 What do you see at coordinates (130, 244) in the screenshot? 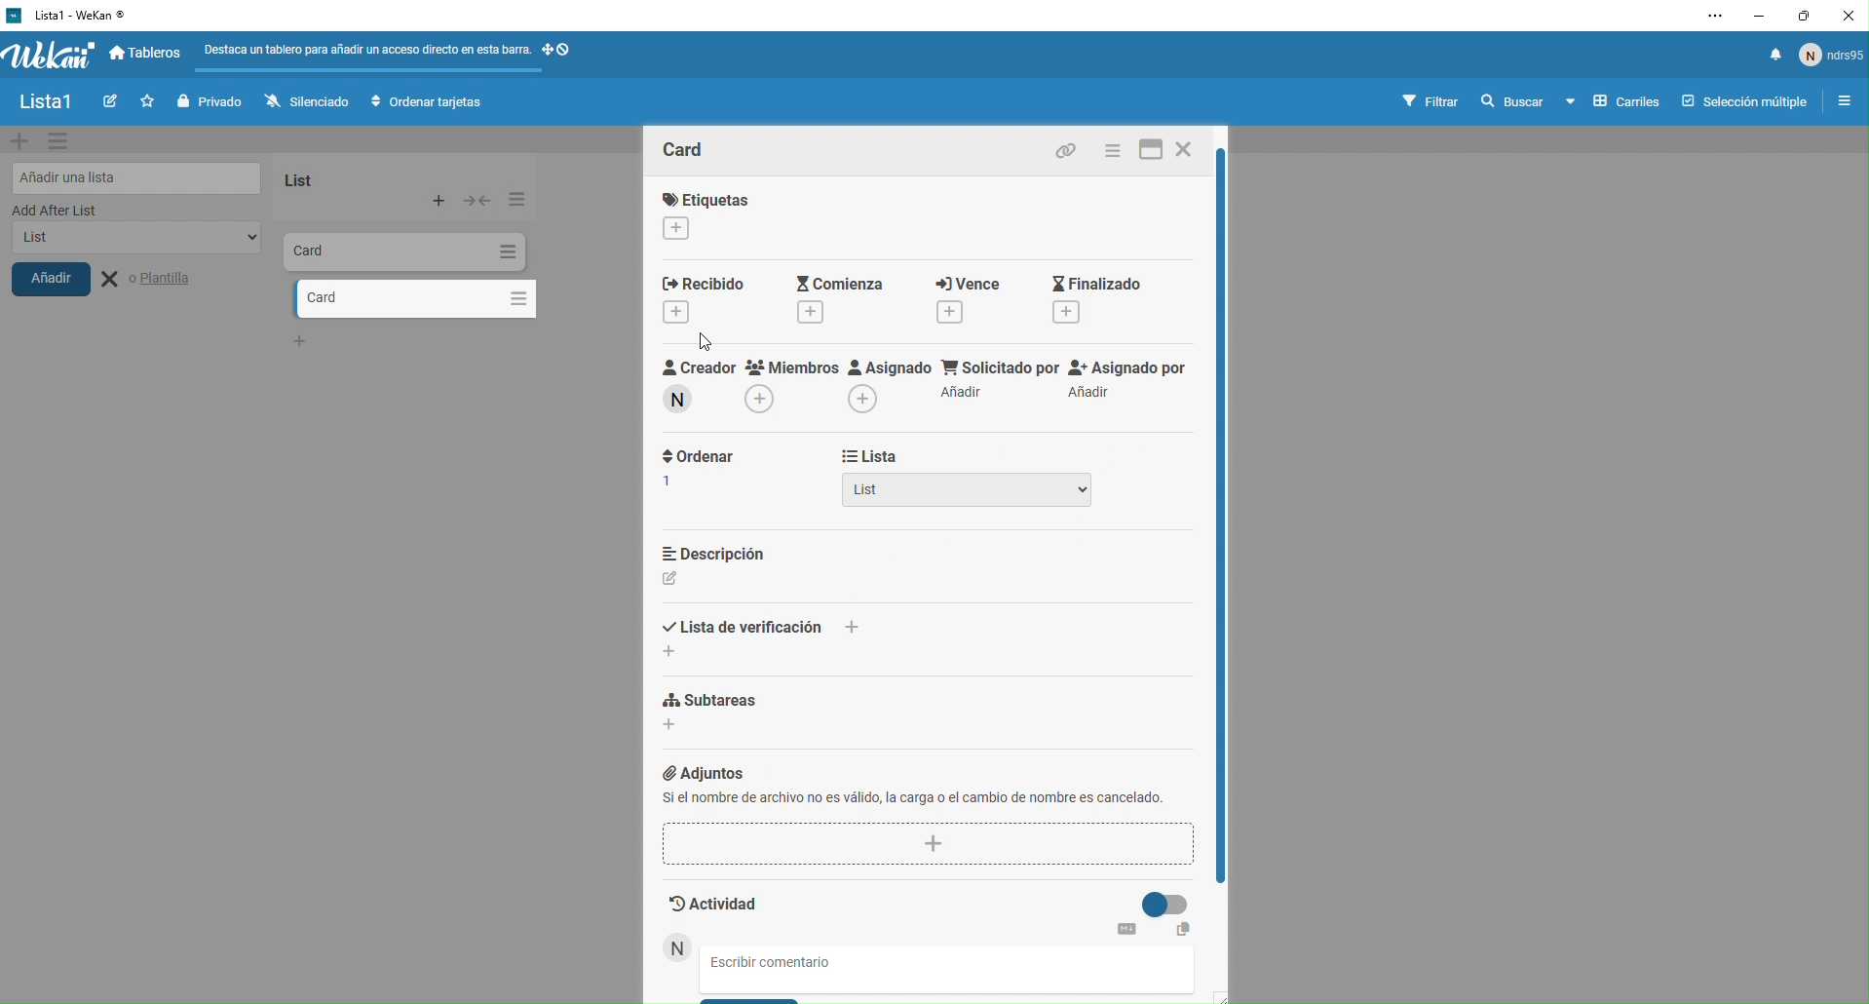
I see `list` at bounding box center [130, 244].